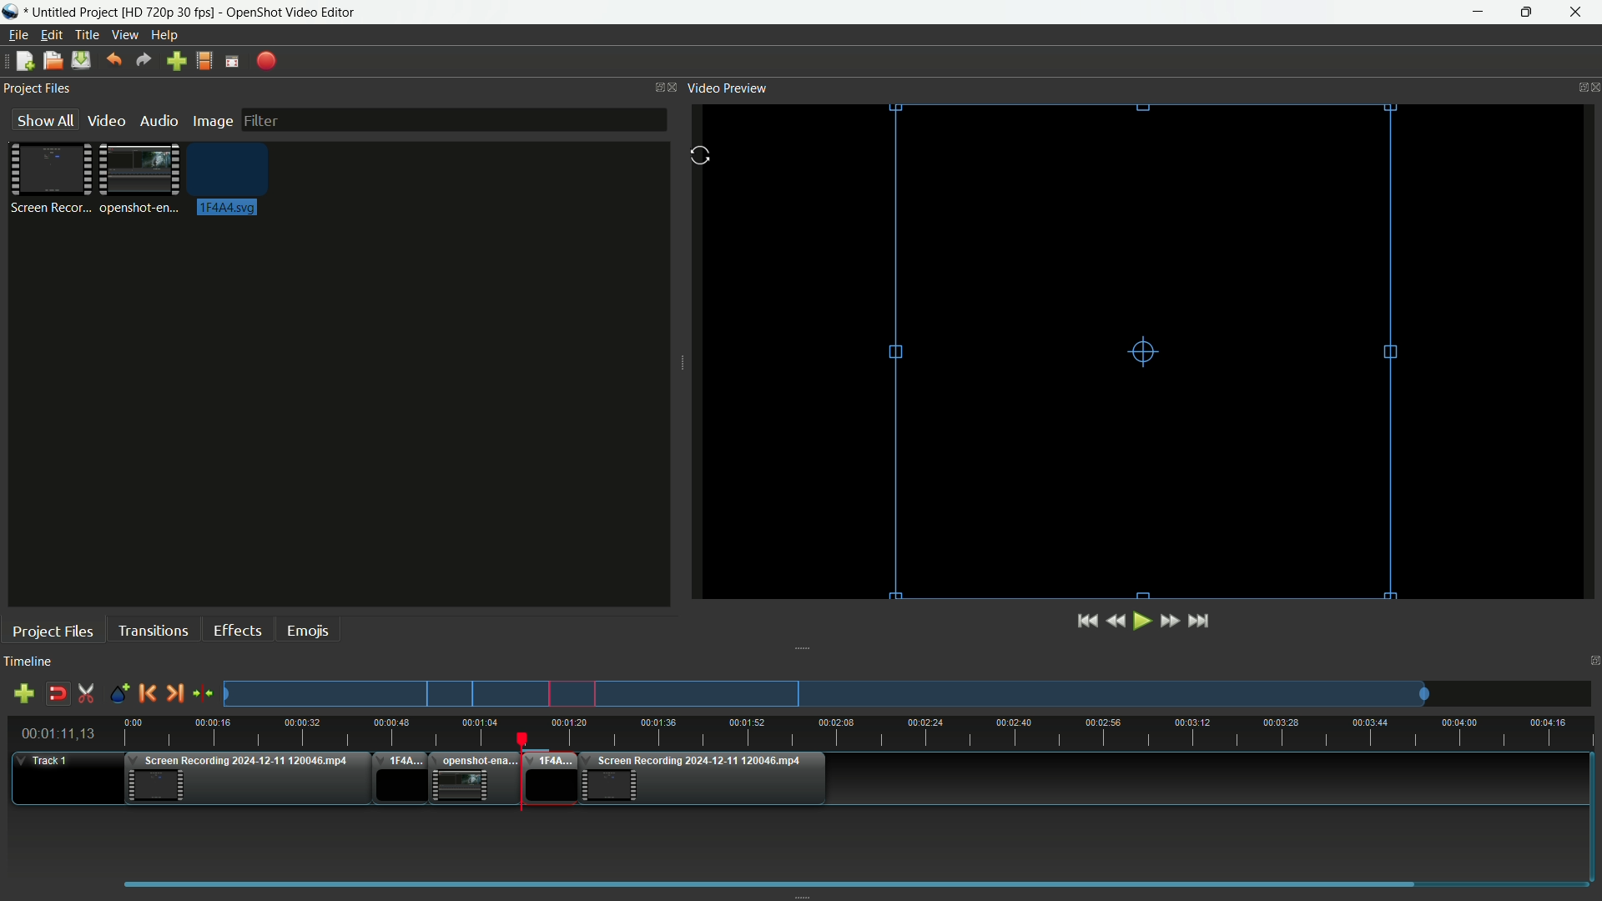 The width and height of the screenshot is (1602, 901). Describe the element at coordinates (104, 120) in the screenshot. I see `Video` at that location.